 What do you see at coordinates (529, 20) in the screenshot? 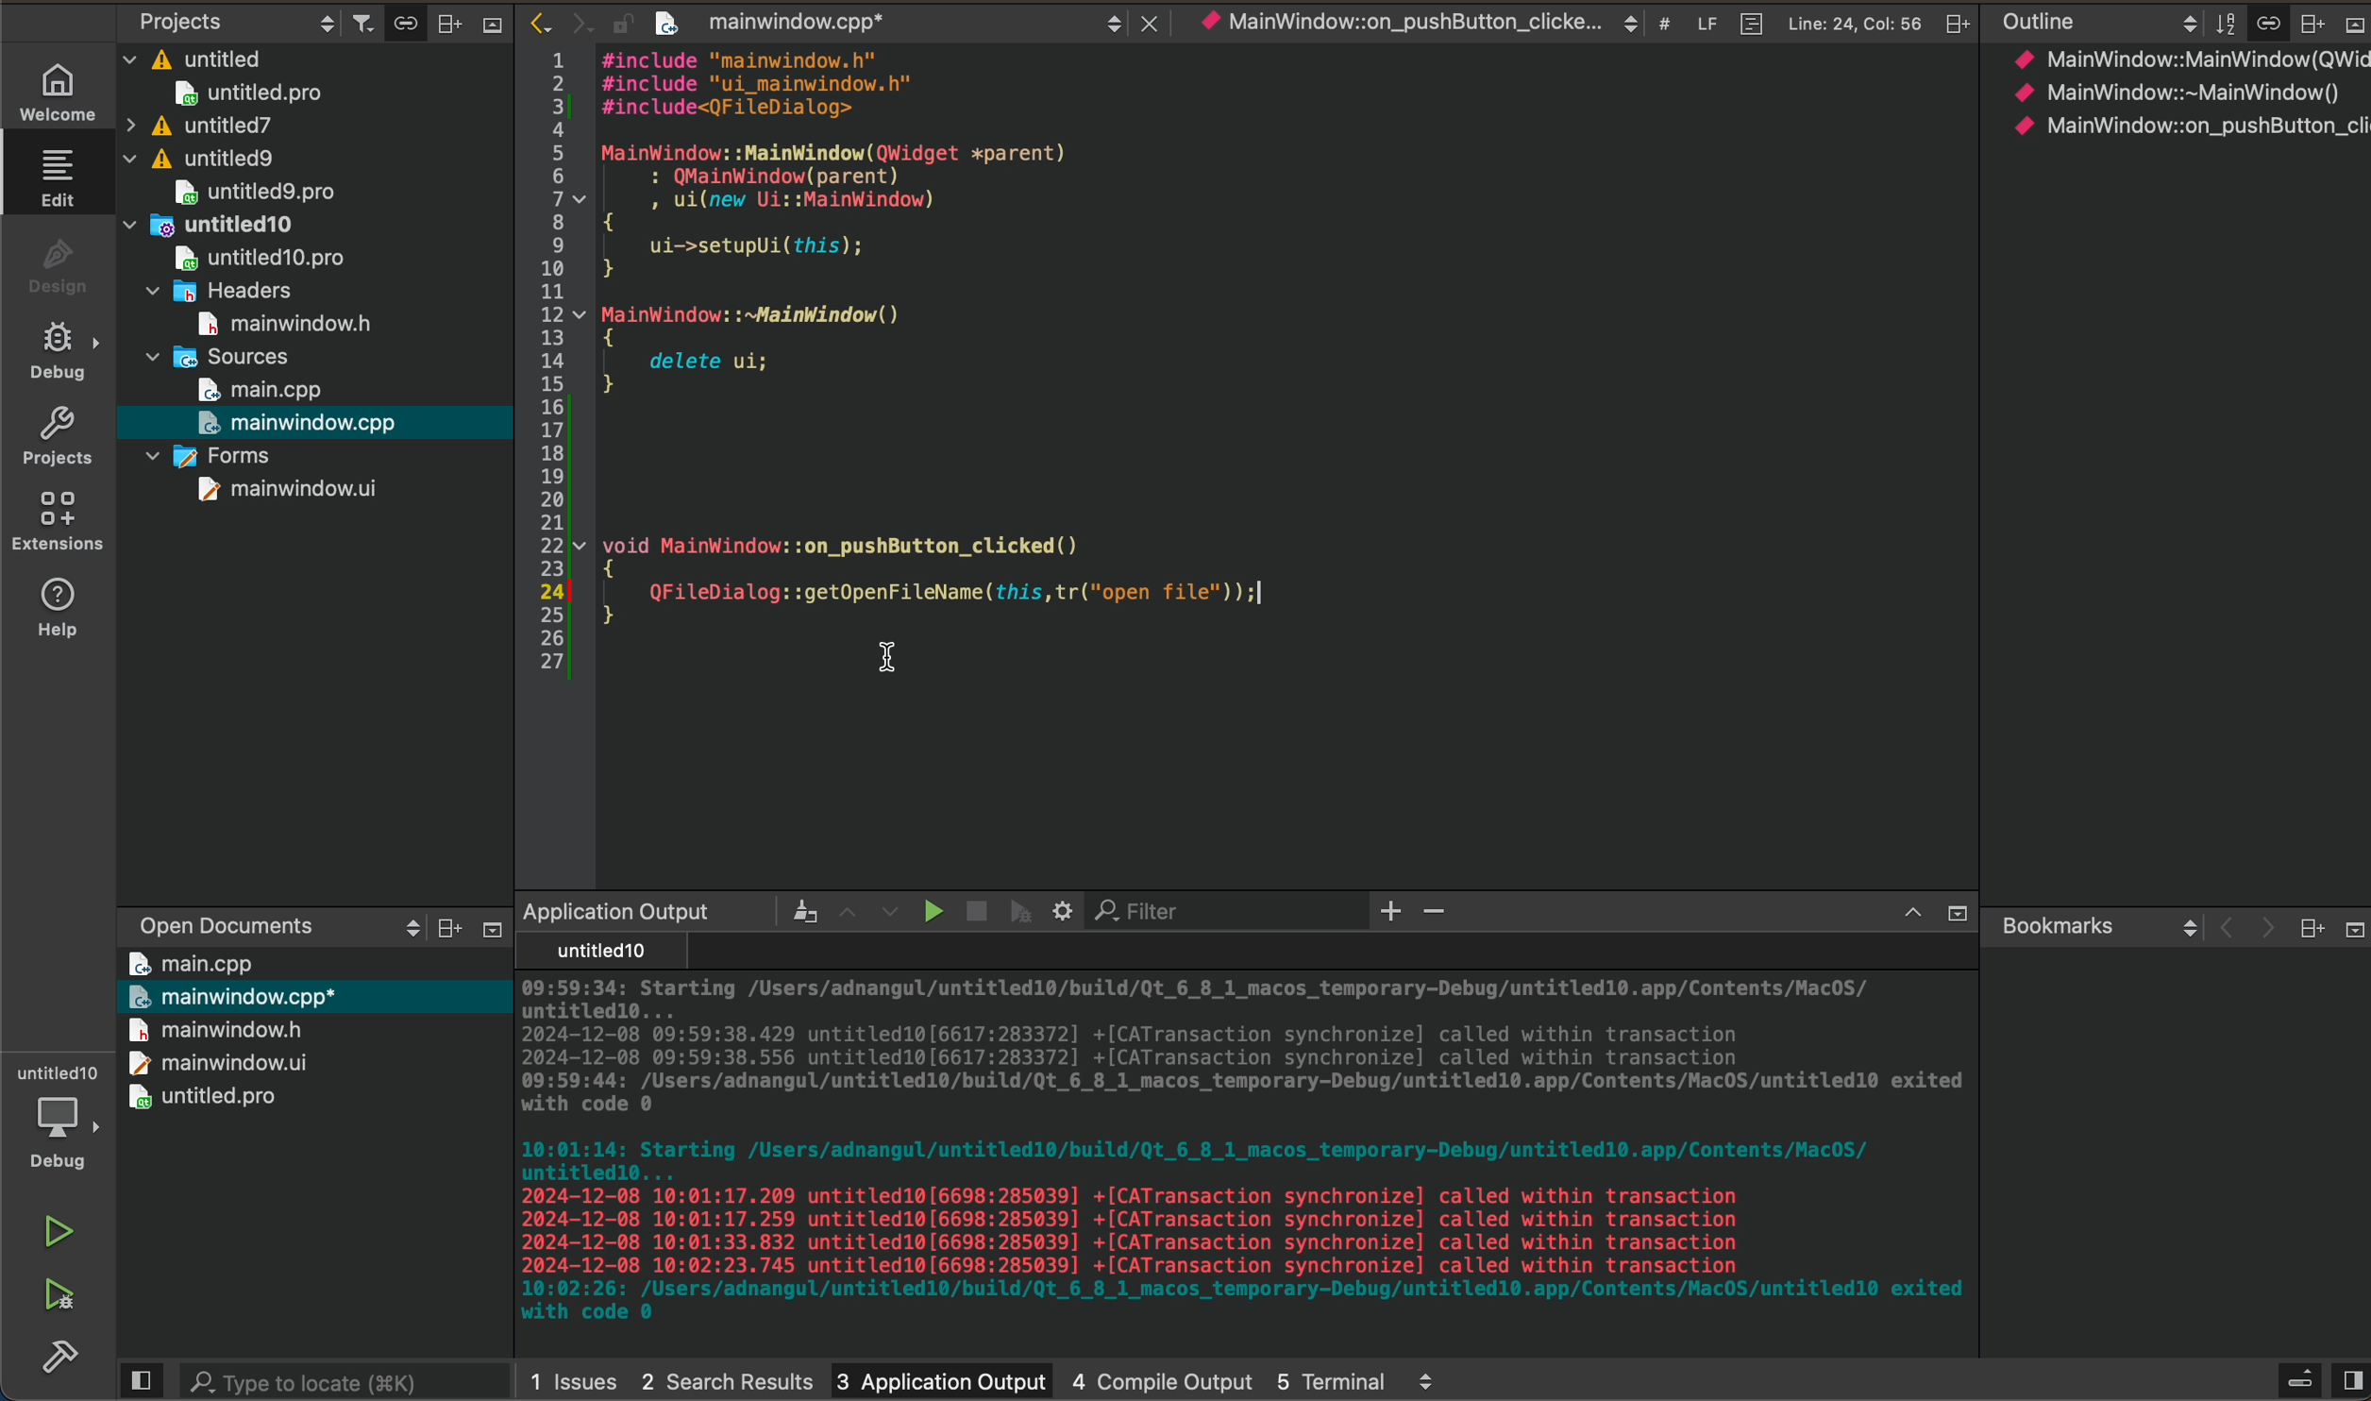
I see `back` at bounding box center [529, 20].